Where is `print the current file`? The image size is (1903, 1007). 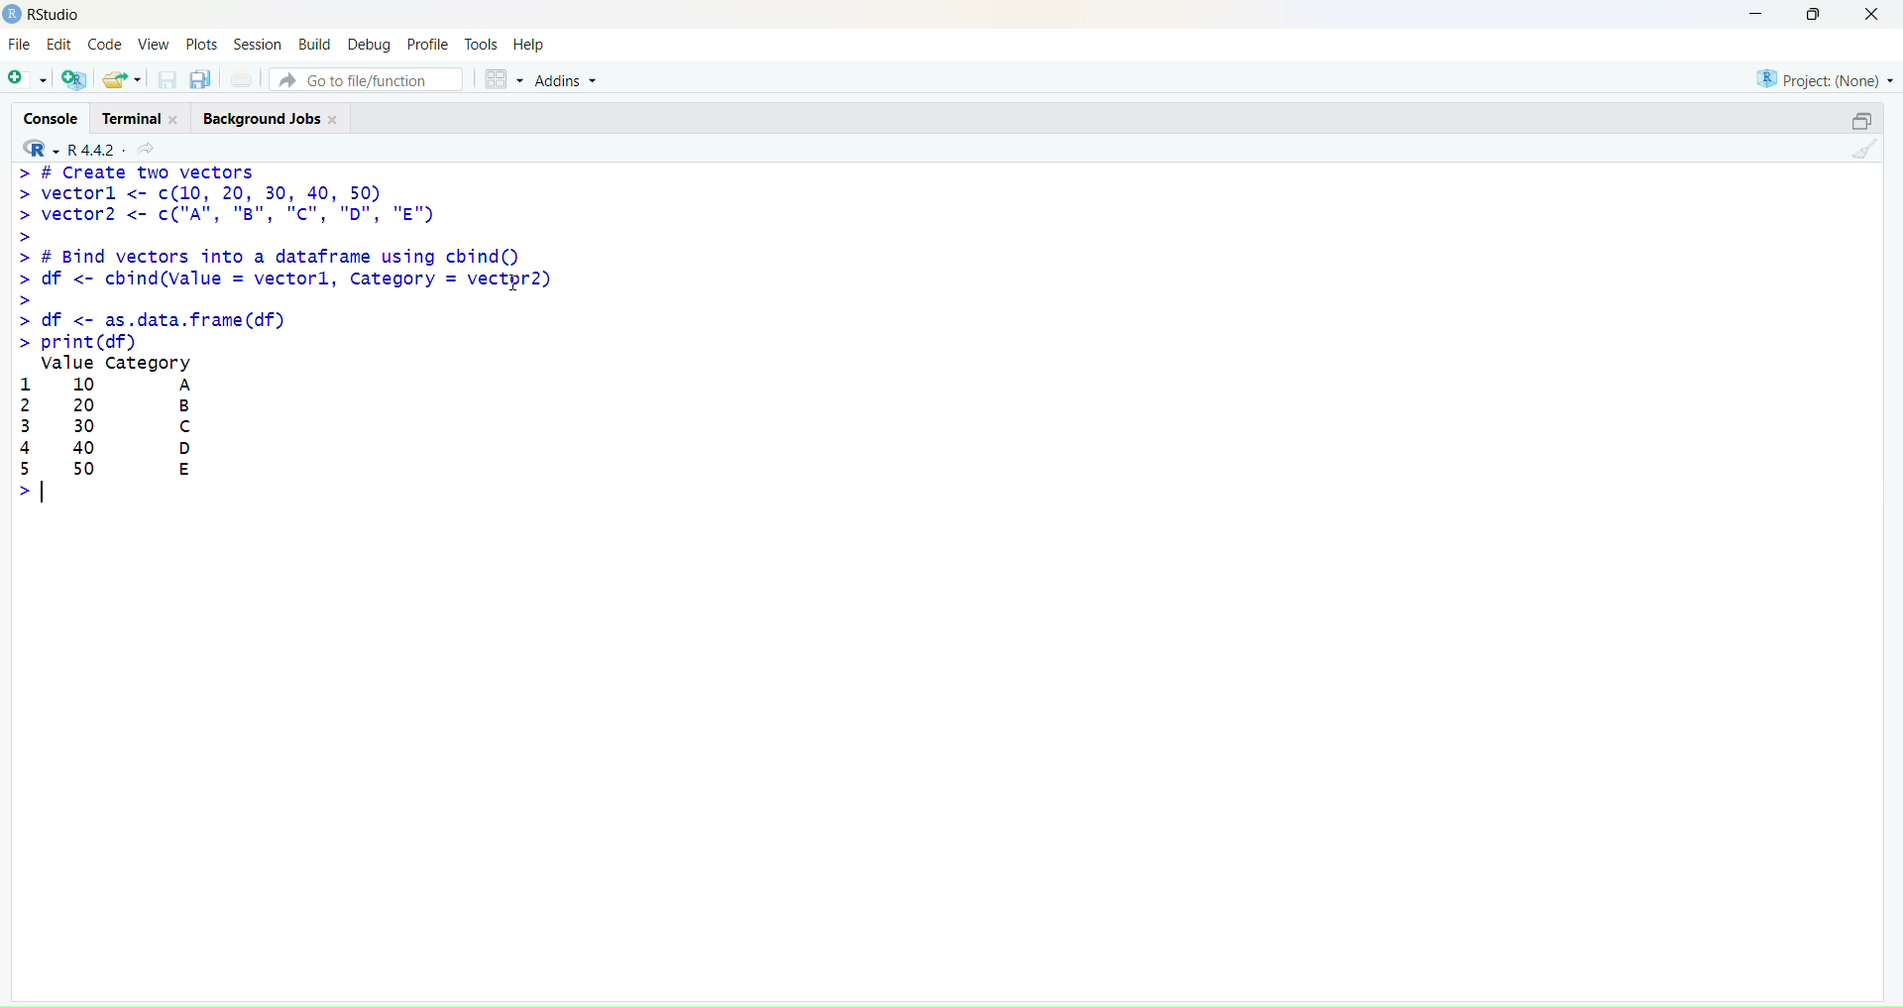
print the current file is located at coordinates (243, 78).